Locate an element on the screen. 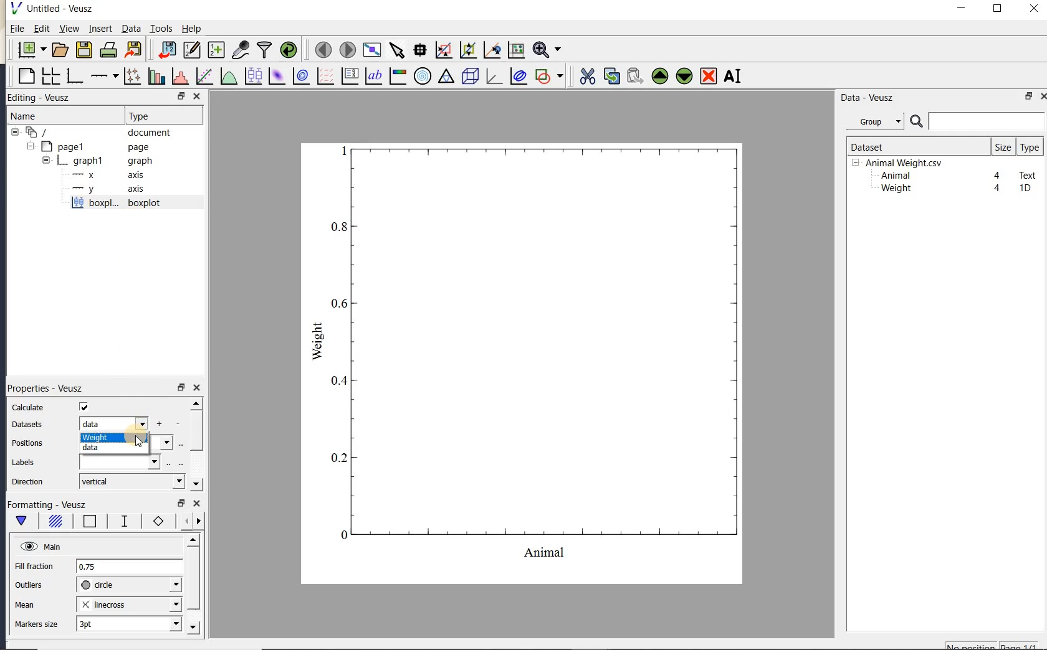 The image size is (1047, 650). page1 is located at coordinates (89, 148).